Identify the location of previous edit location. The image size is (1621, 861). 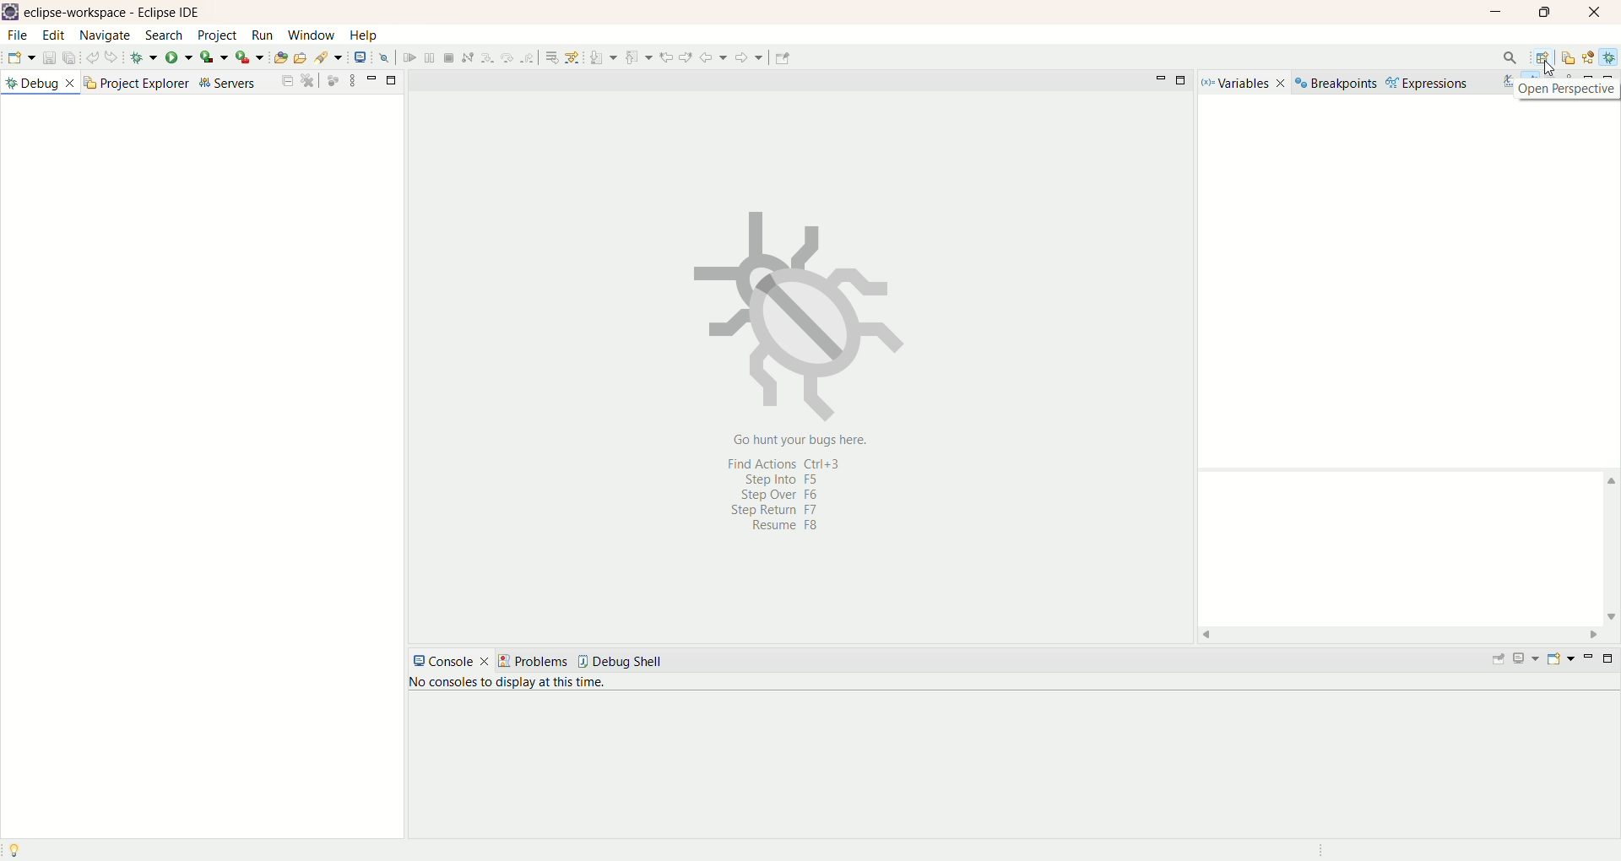
(781, 57).